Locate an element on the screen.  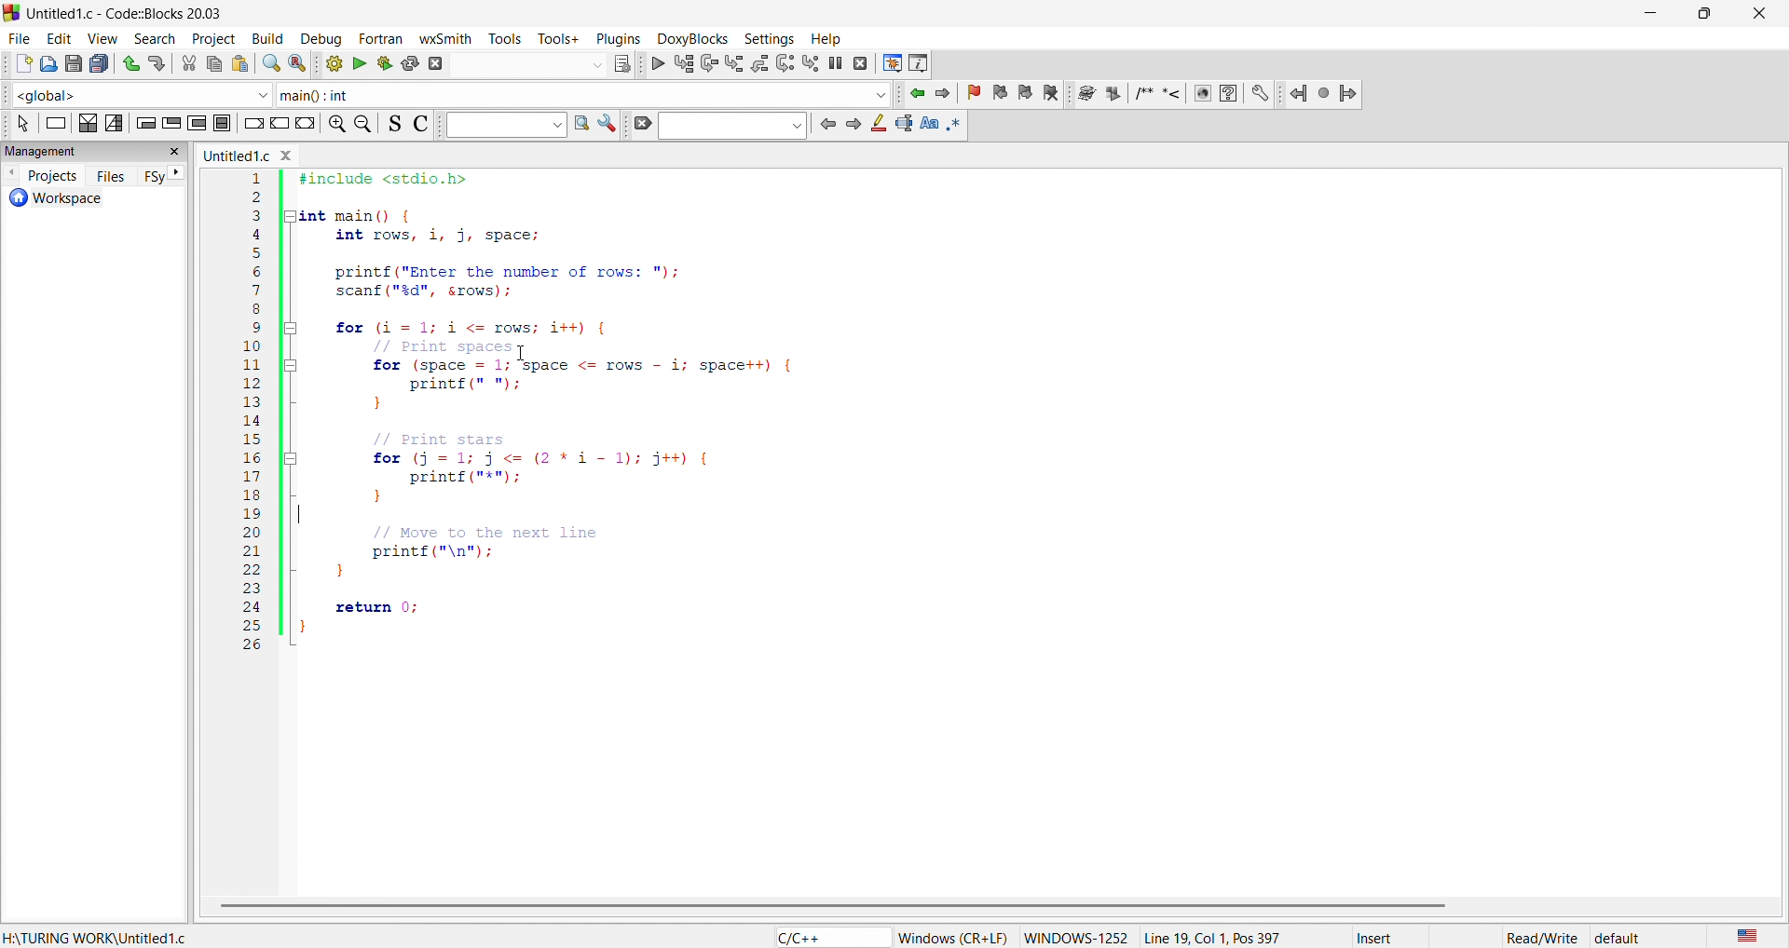
toggle bookmark is located at coordinates (977, 93).